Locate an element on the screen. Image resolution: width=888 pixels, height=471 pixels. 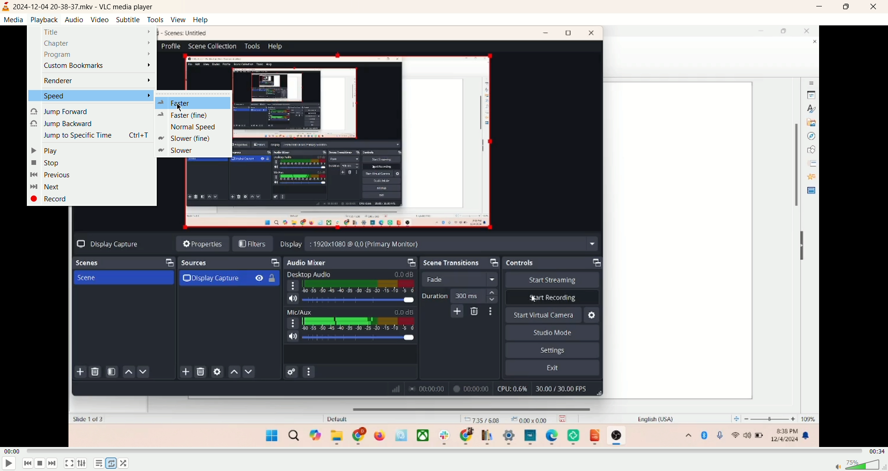
cursor is located at coordinates (180, 106).